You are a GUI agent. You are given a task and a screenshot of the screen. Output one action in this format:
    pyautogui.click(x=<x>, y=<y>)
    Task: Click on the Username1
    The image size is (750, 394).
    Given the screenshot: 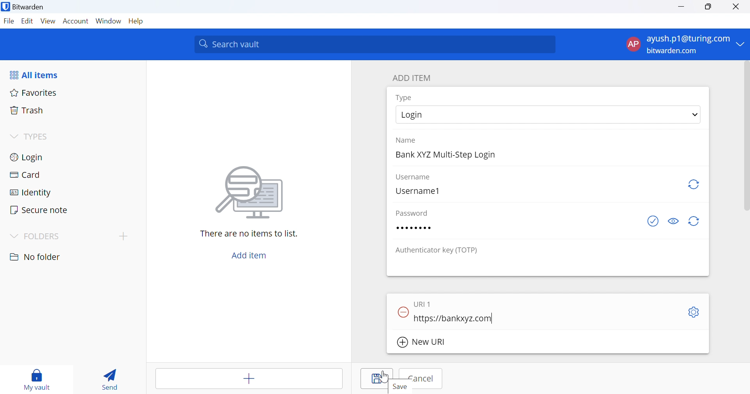 What is the action you would take?
    pyautogui.click(x=421, y=192)
    